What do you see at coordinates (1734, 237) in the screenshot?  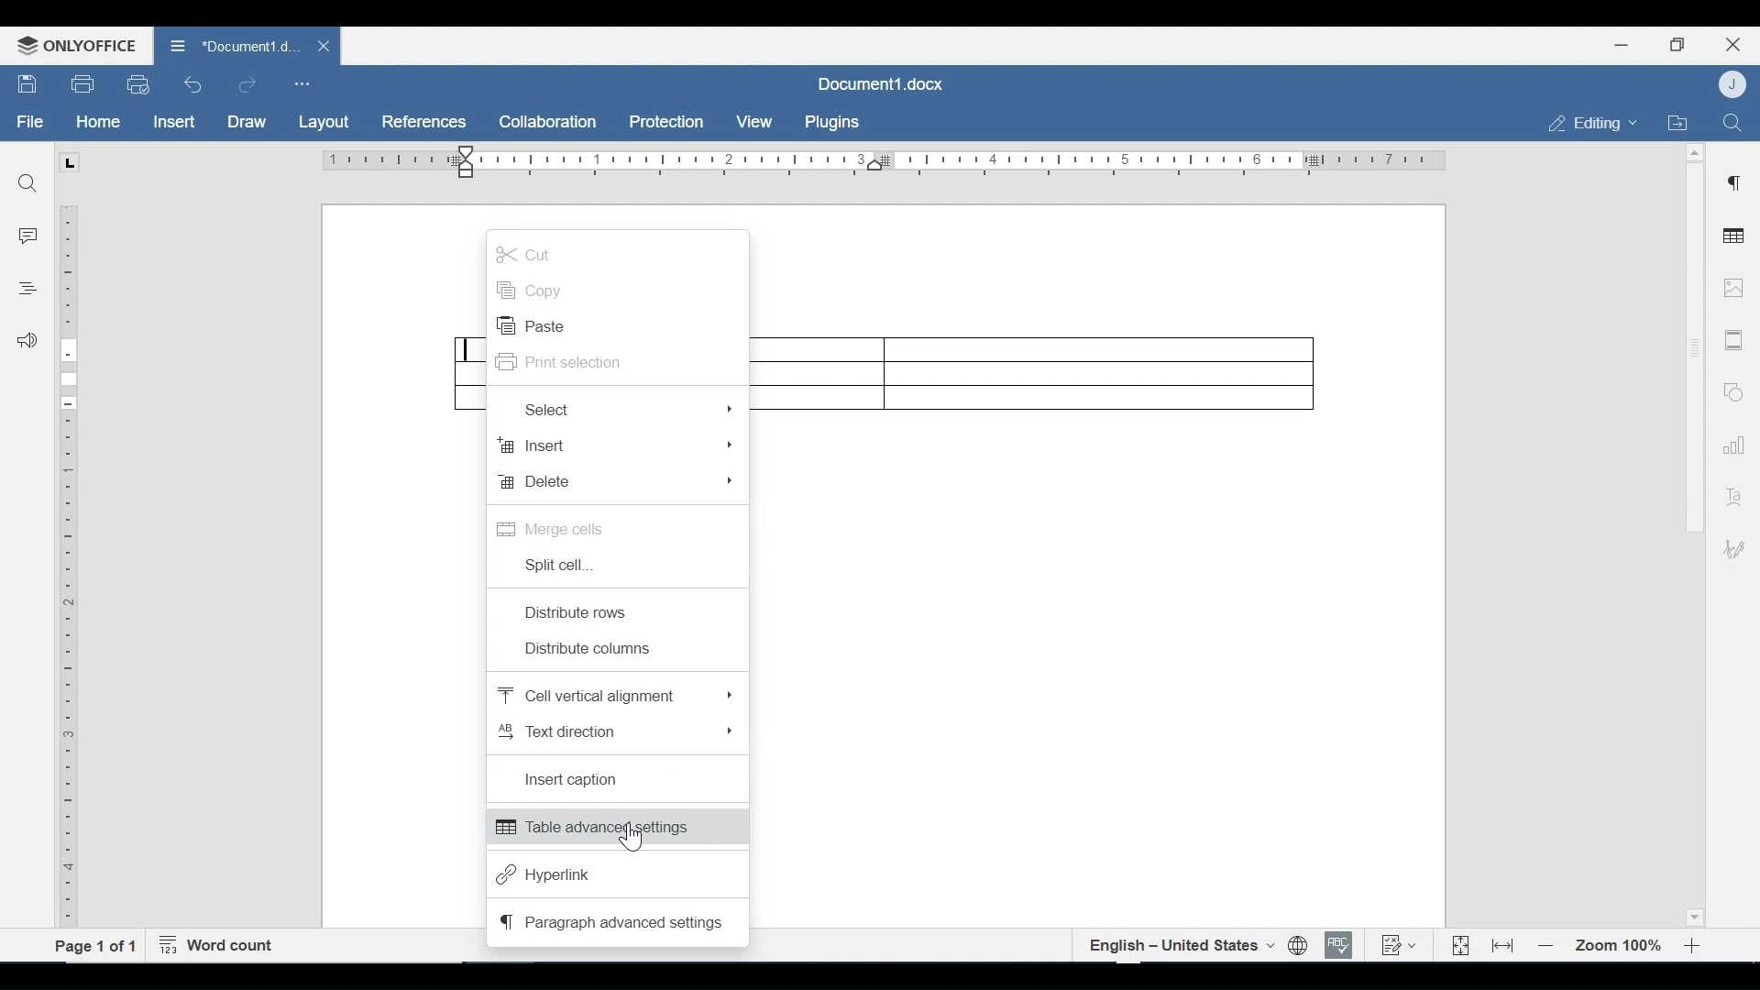 I see `Table Settings` at bounding box center [1734, 237].